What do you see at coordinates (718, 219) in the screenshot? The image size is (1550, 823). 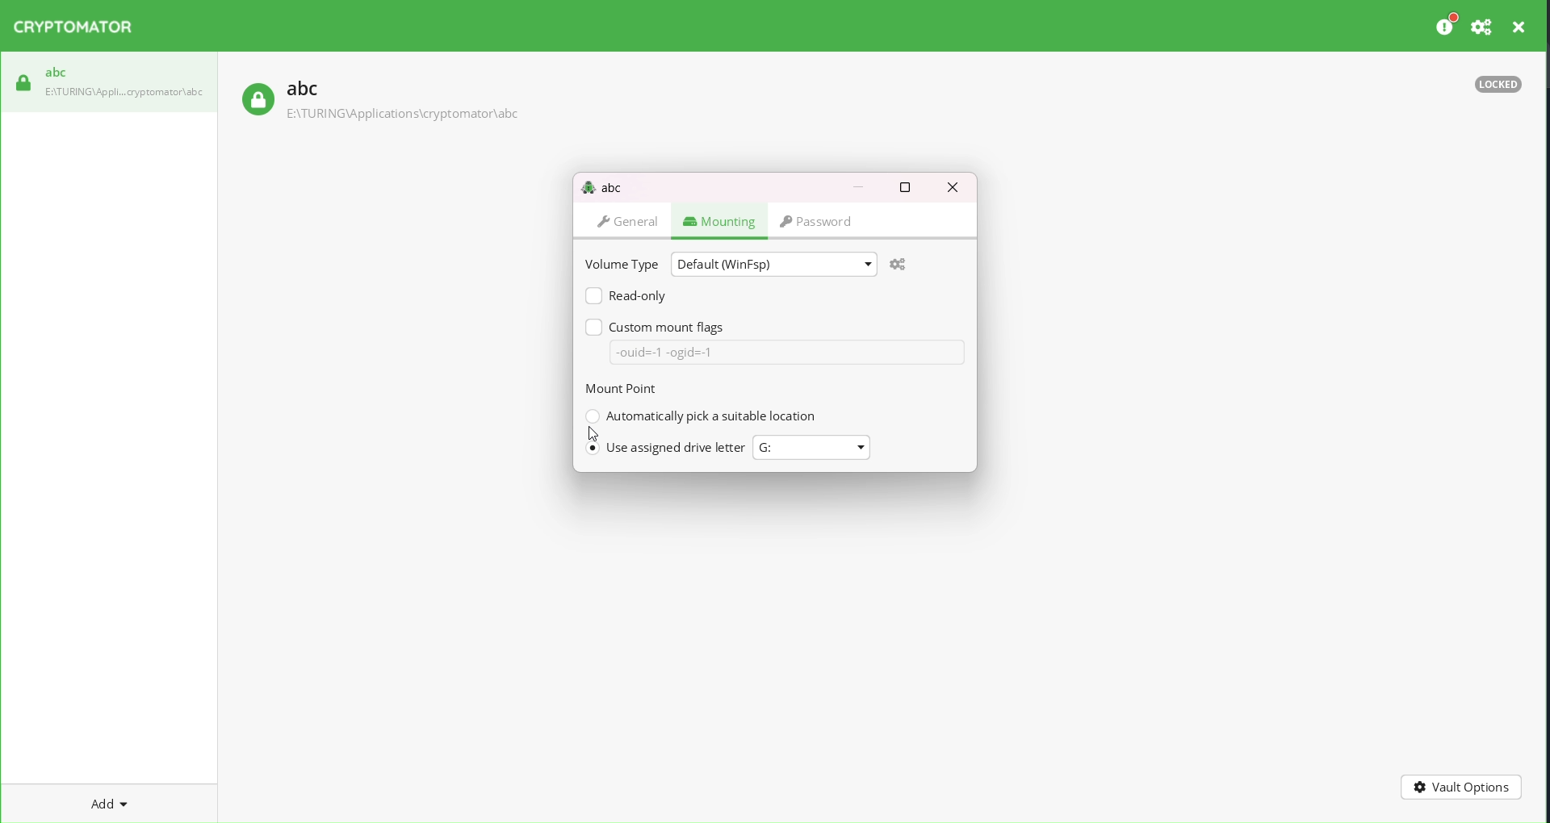 I see `mounting` at bounding box center [718, 219].